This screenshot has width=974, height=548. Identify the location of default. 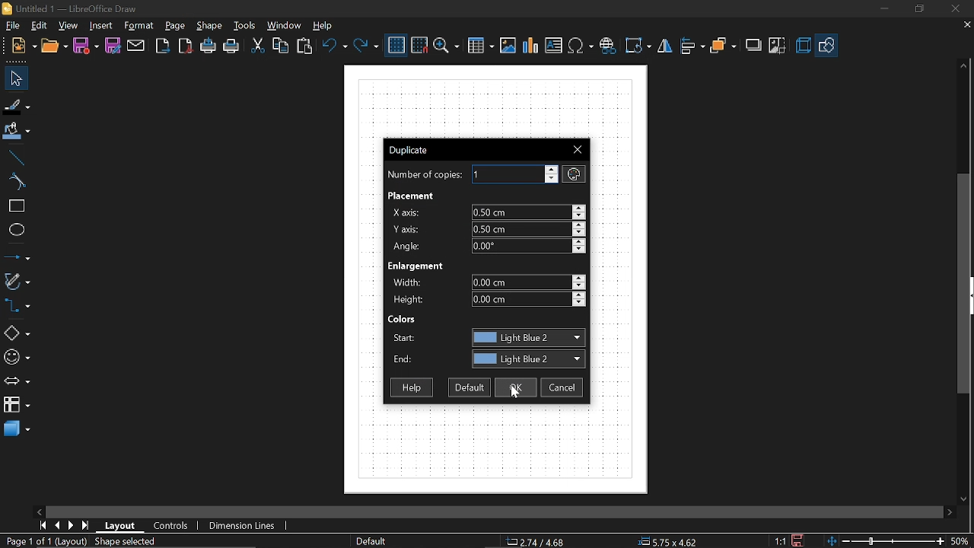
(469, 388).